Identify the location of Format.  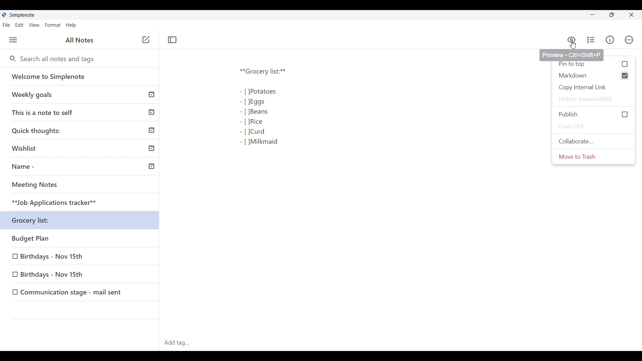
(53, 25).